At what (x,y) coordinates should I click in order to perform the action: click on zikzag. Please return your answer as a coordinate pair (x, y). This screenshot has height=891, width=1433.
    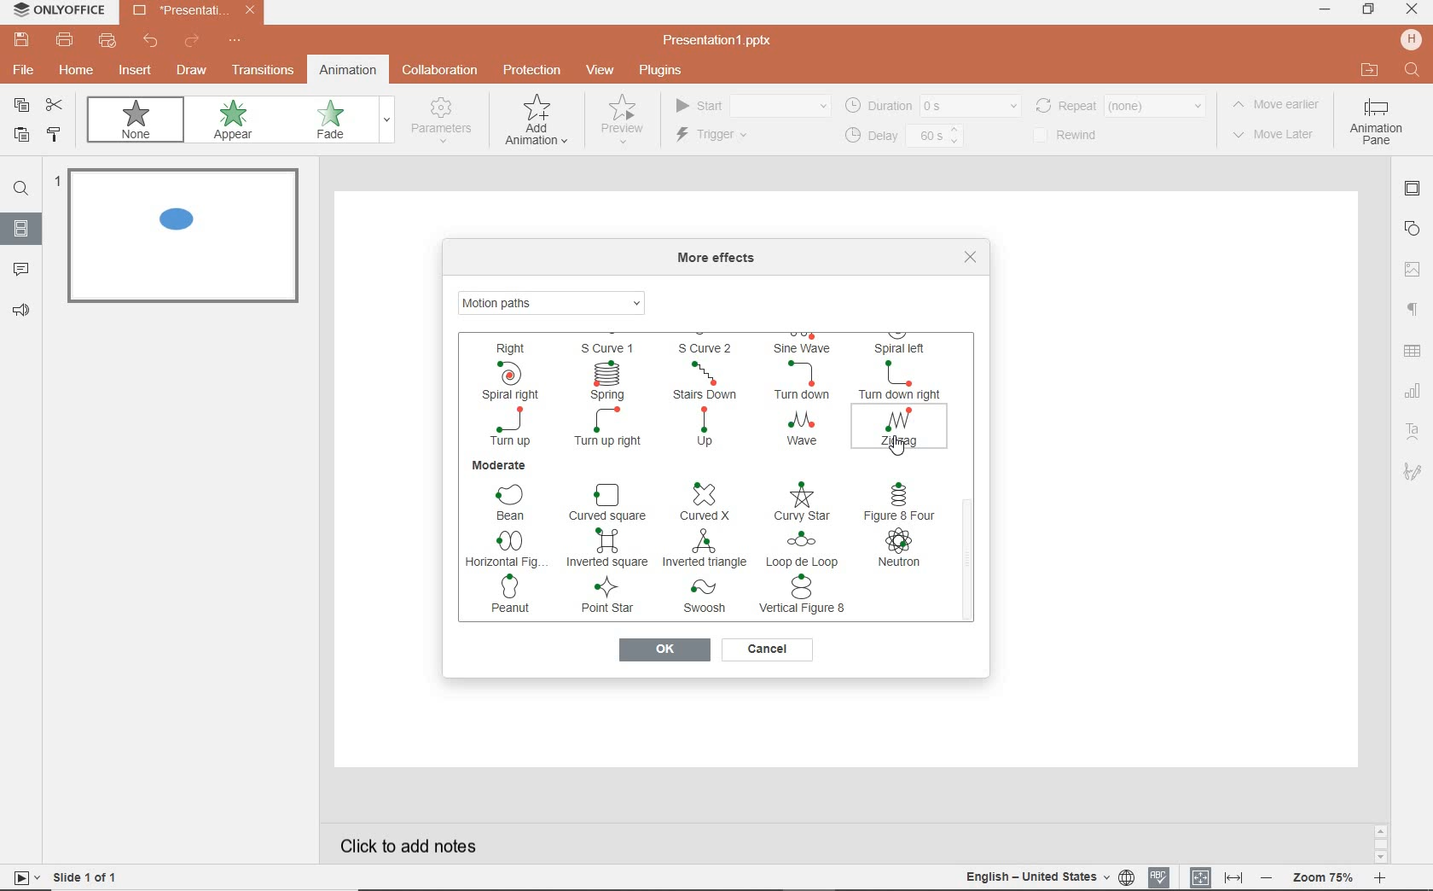
    Looking at the image, I should click on (900, 427).